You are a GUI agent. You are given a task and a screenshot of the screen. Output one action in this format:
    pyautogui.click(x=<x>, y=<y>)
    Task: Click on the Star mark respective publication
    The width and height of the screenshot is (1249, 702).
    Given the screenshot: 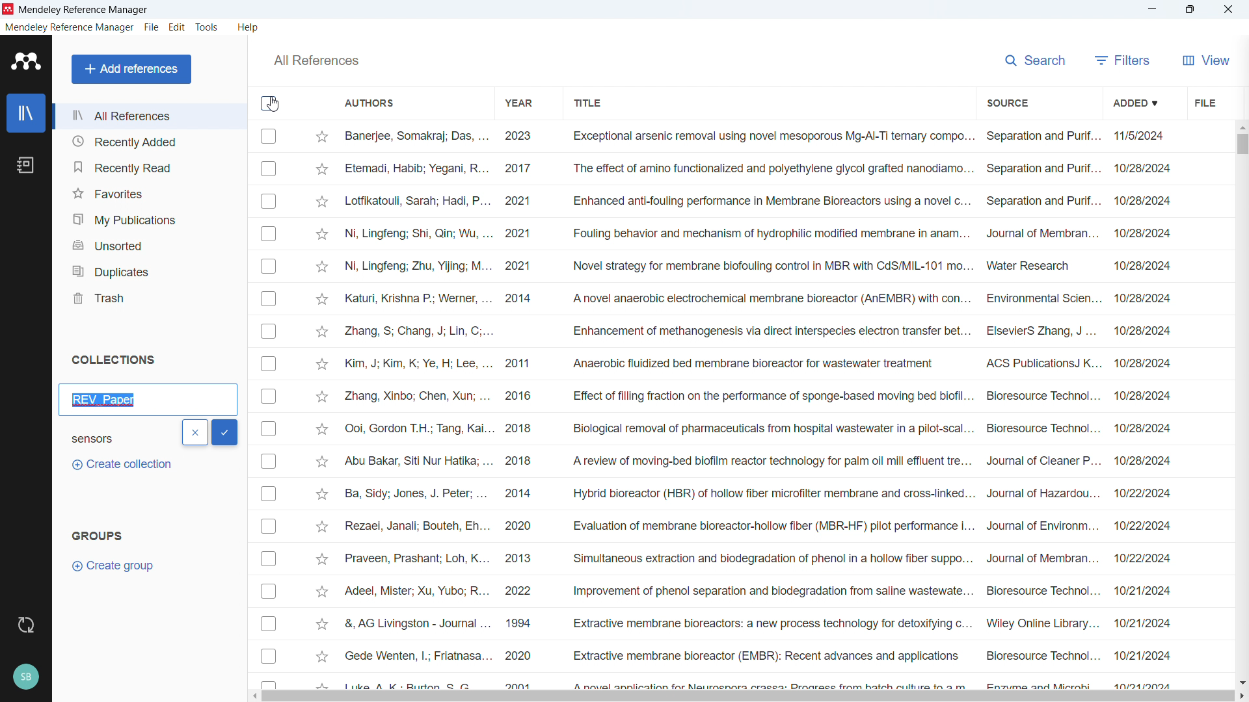 What is the action you would take?
    pyautogui.click(x=321, y=429)
    